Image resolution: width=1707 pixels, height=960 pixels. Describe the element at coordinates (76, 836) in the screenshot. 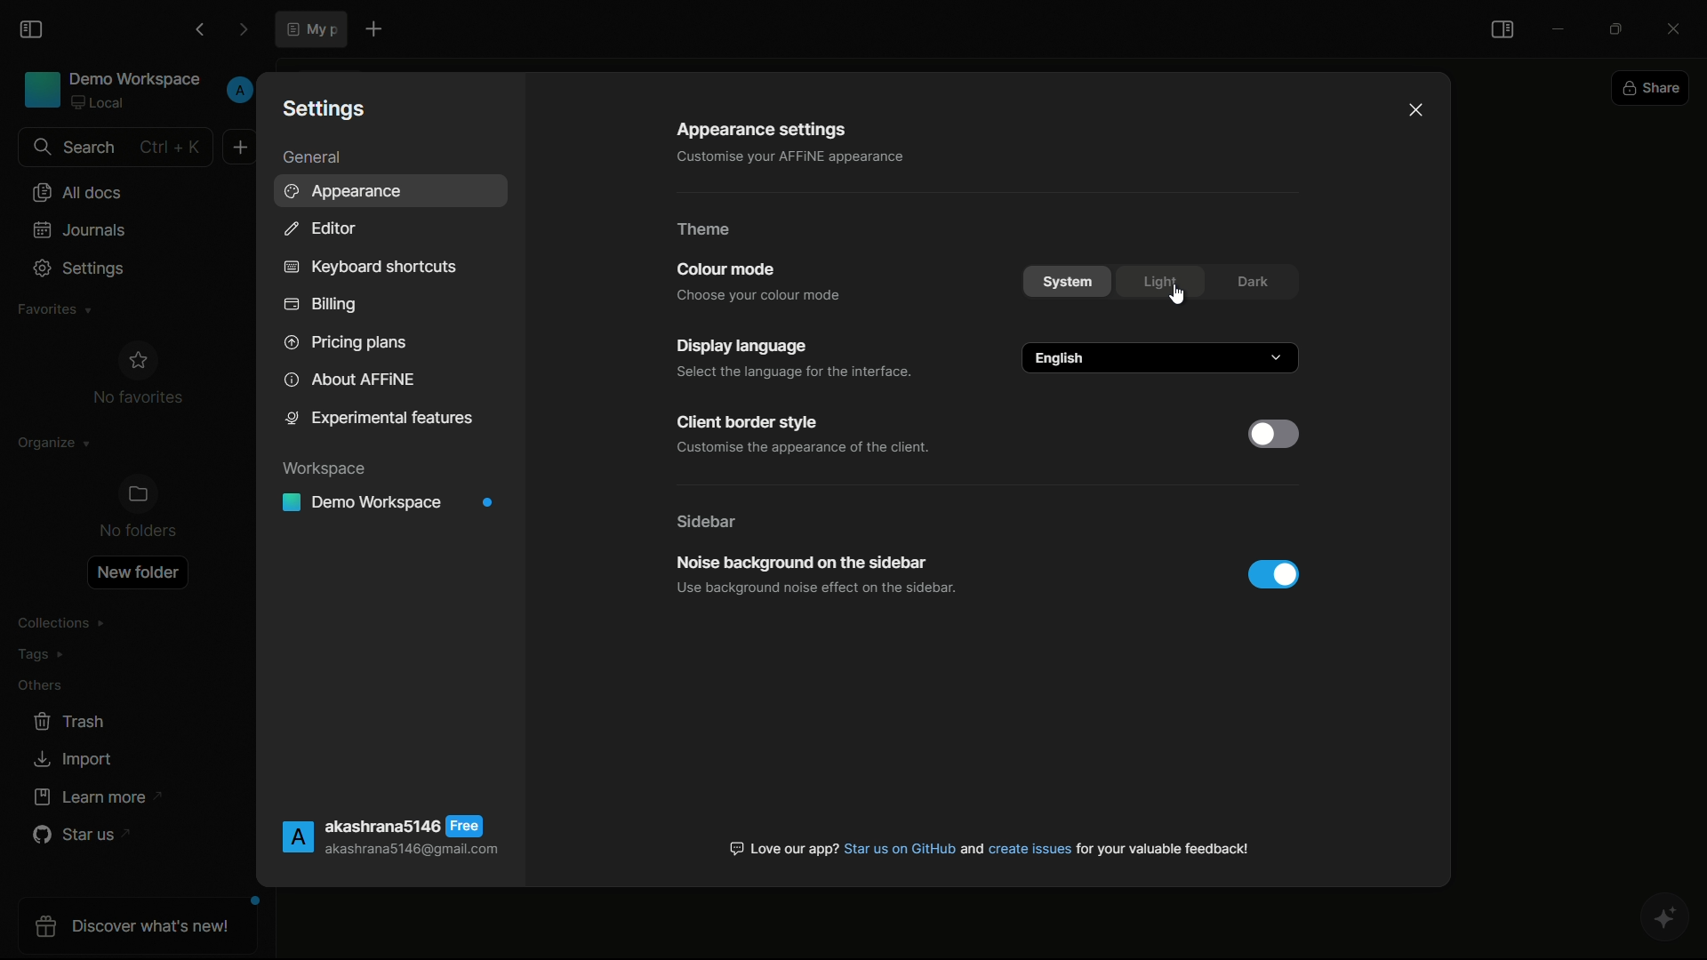

I see `star us` at that location.